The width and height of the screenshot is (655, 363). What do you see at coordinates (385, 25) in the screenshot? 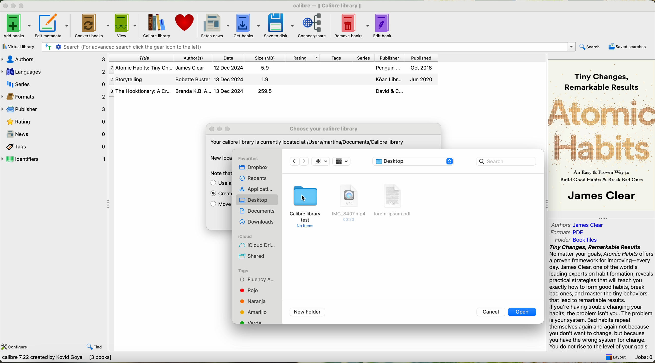
I see `edit book` at bounding box center [385, 25].